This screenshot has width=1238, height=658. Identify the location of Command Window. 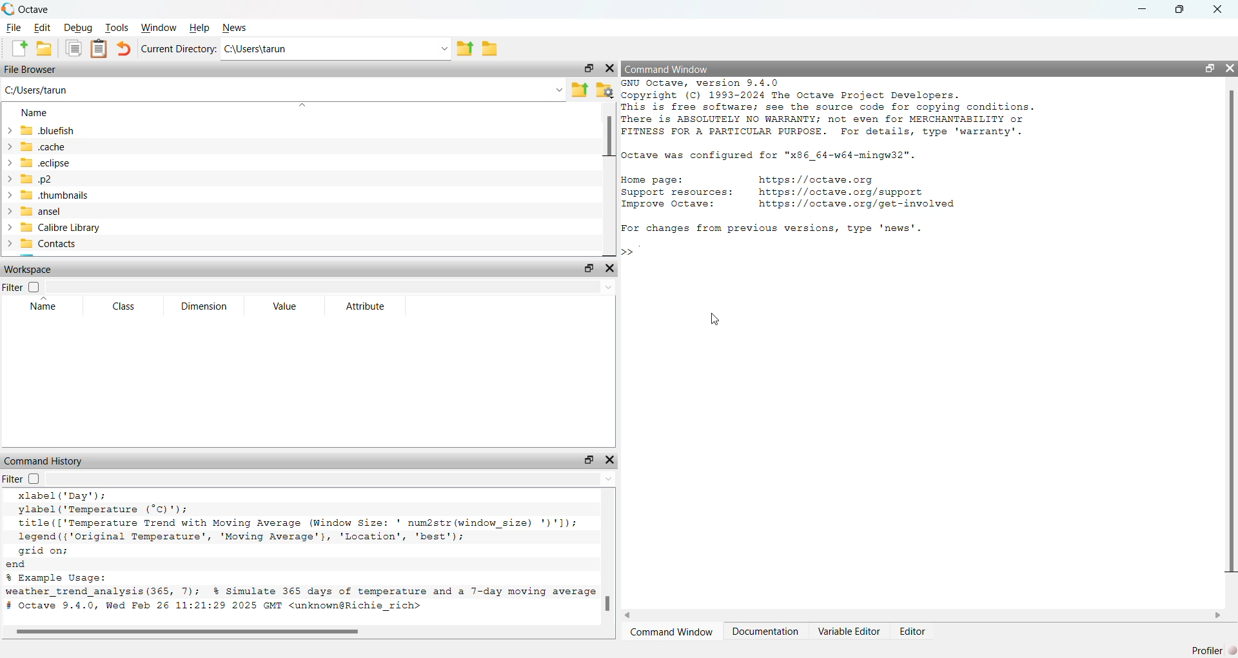
(671, 631).